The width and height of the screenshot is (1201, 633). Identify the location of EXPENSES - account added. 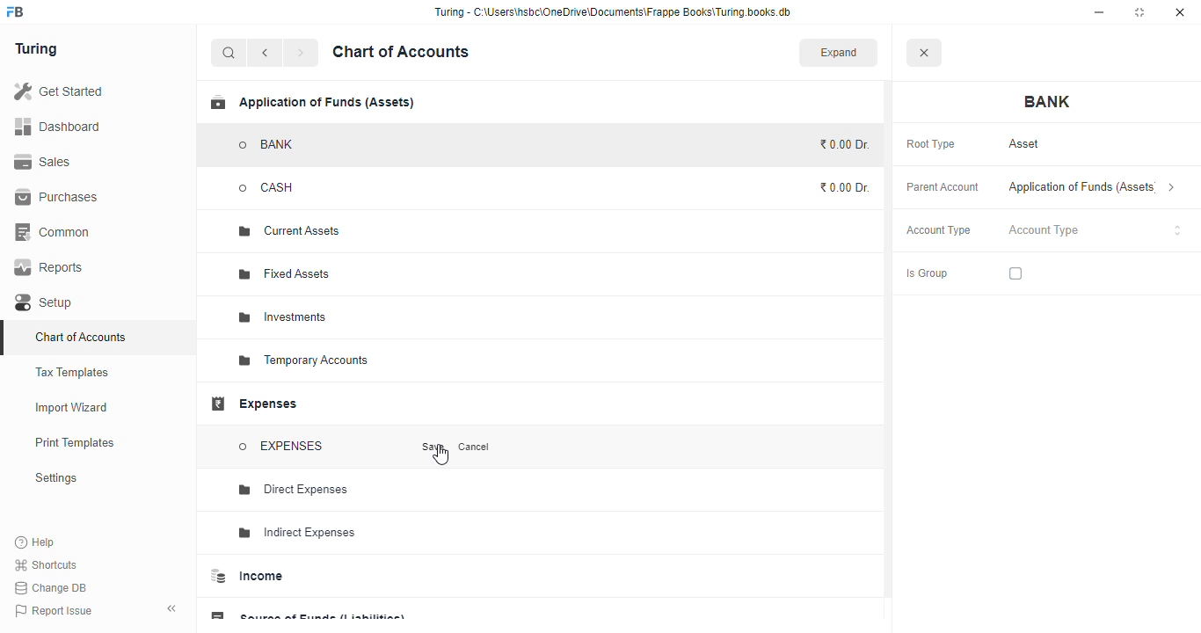
(281, 446).